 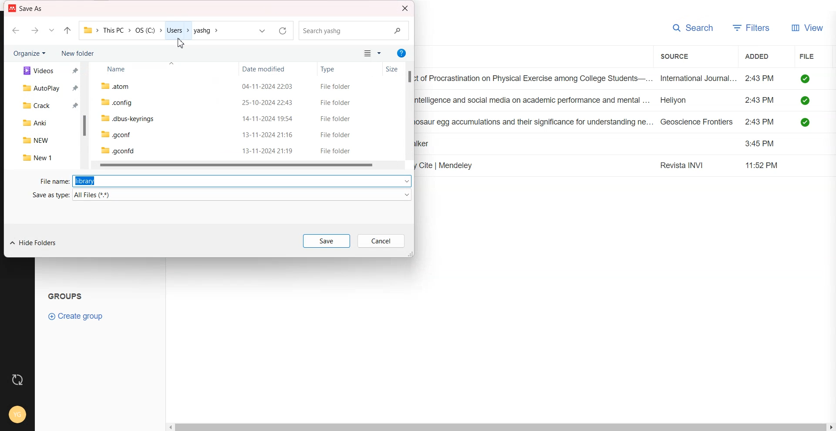 What do you see at coordinates (684, 166) in the screenshot?
I see `Revista INVI` at bounding box center [684, 166].